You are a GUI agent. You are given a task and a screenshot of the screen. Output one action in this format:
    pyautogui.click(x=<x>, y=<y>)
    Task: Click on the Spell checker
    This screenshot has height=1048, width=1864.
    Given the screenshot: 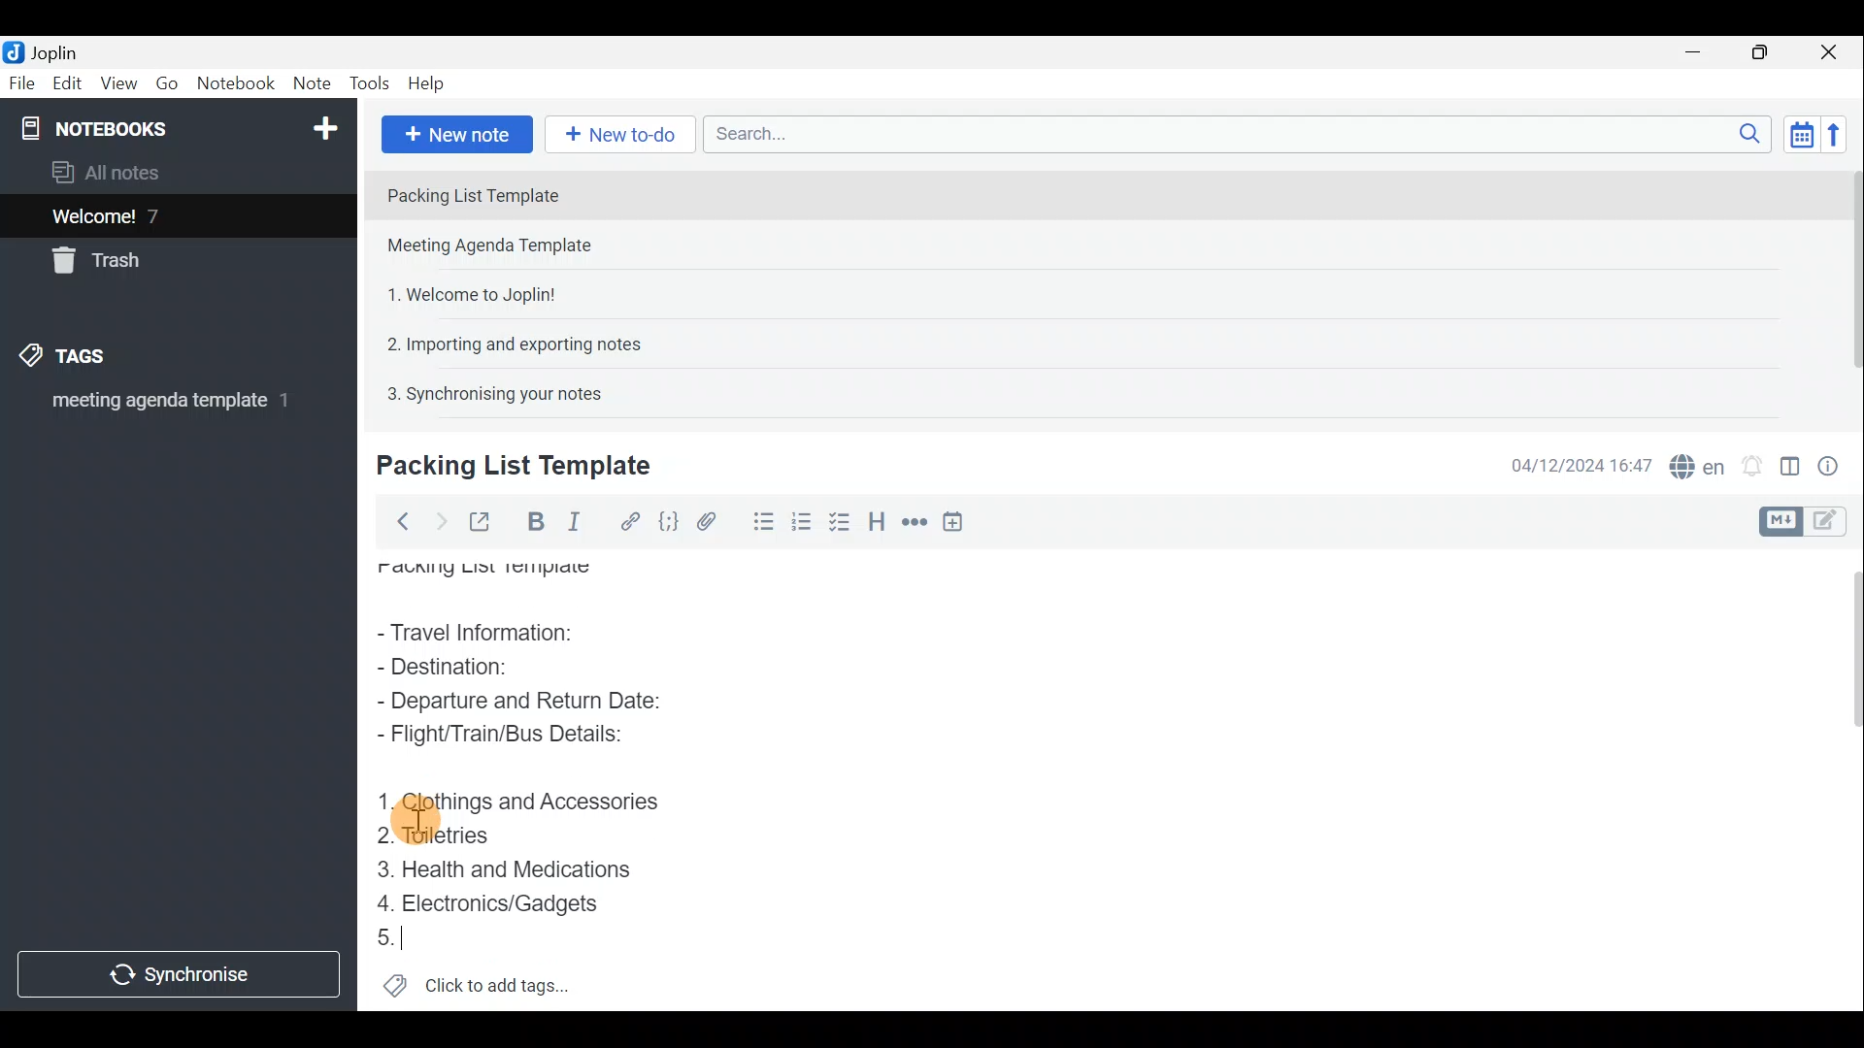 What is the action you would take?
    pyautogui.click(x=1692, y=463)
    